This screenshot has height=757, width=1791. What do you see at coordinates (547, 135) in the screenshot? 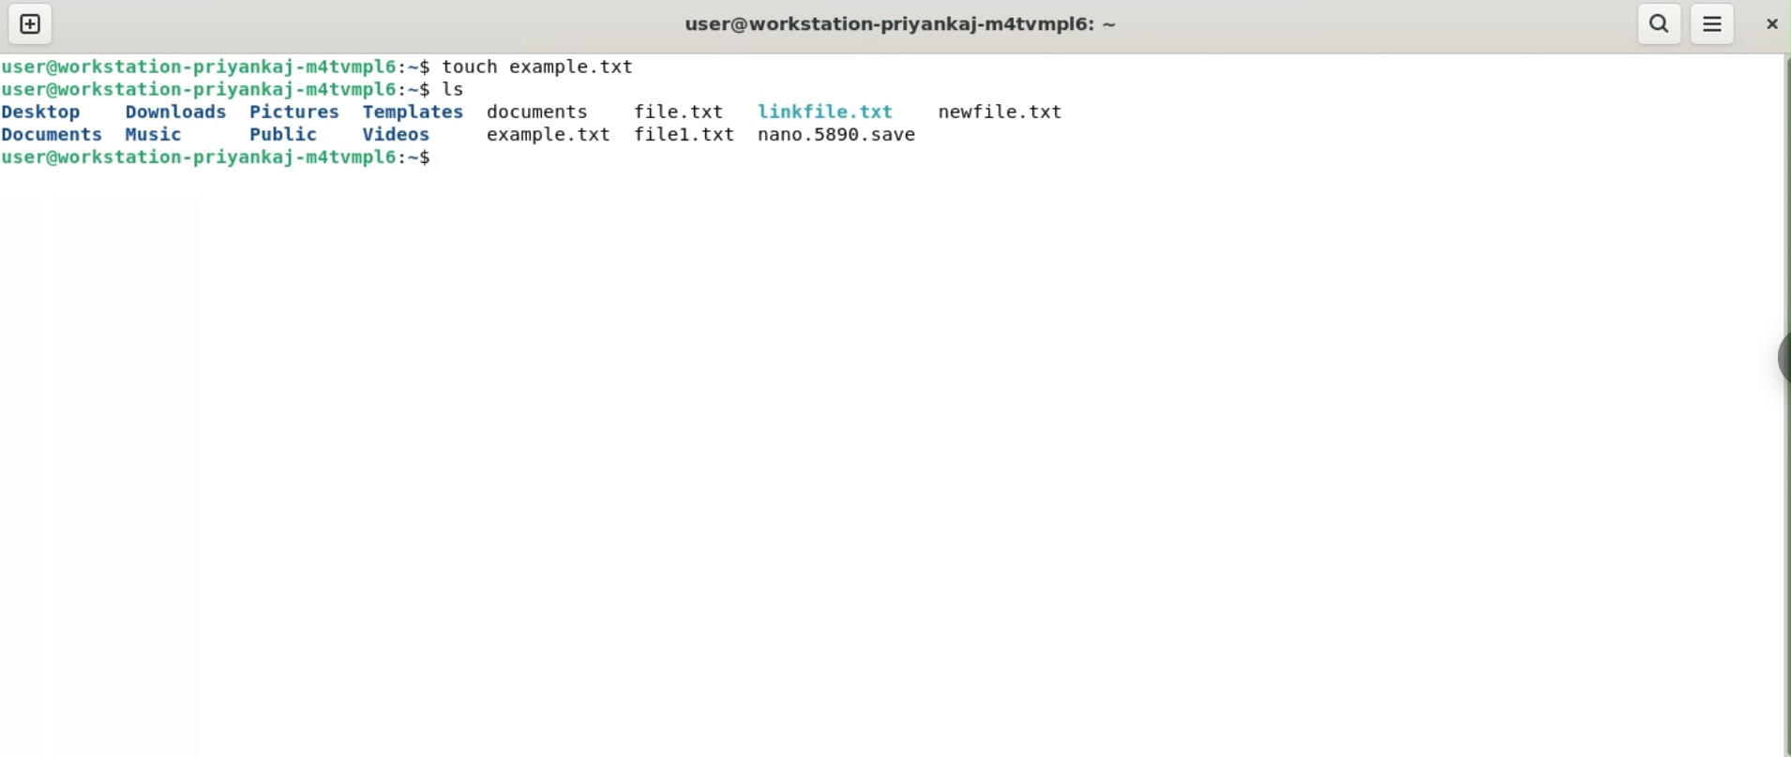
I see `example` at bounding box center [547, 135].